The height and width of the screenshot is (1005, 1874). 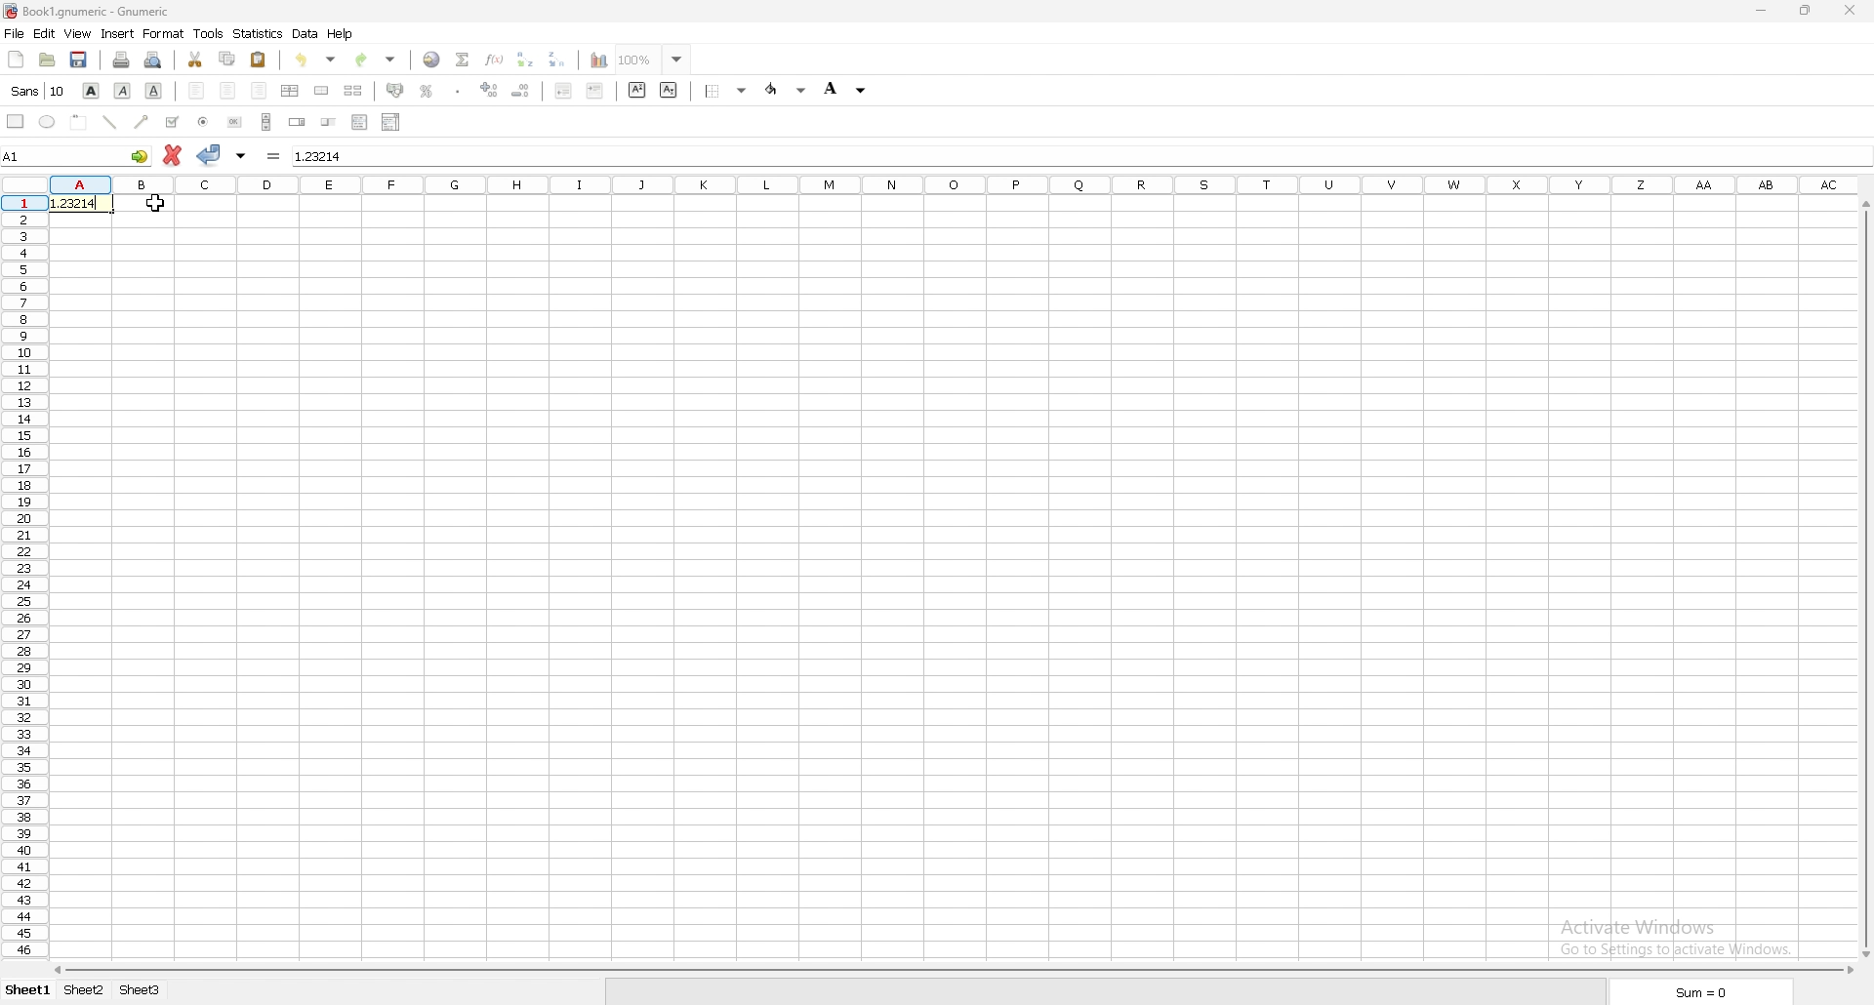 I want to click on sum, so click(x=1703, y=992).